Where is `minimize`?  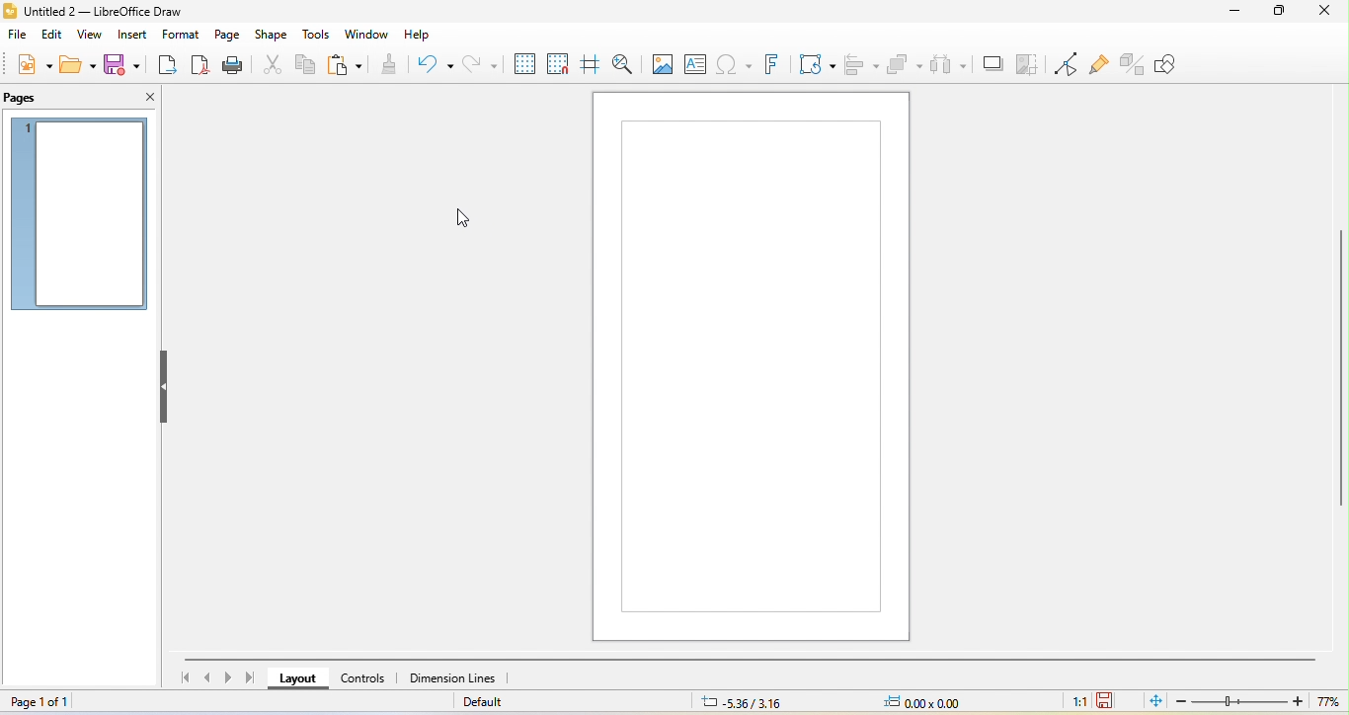
minimize is located at coordinates (1235, 10).